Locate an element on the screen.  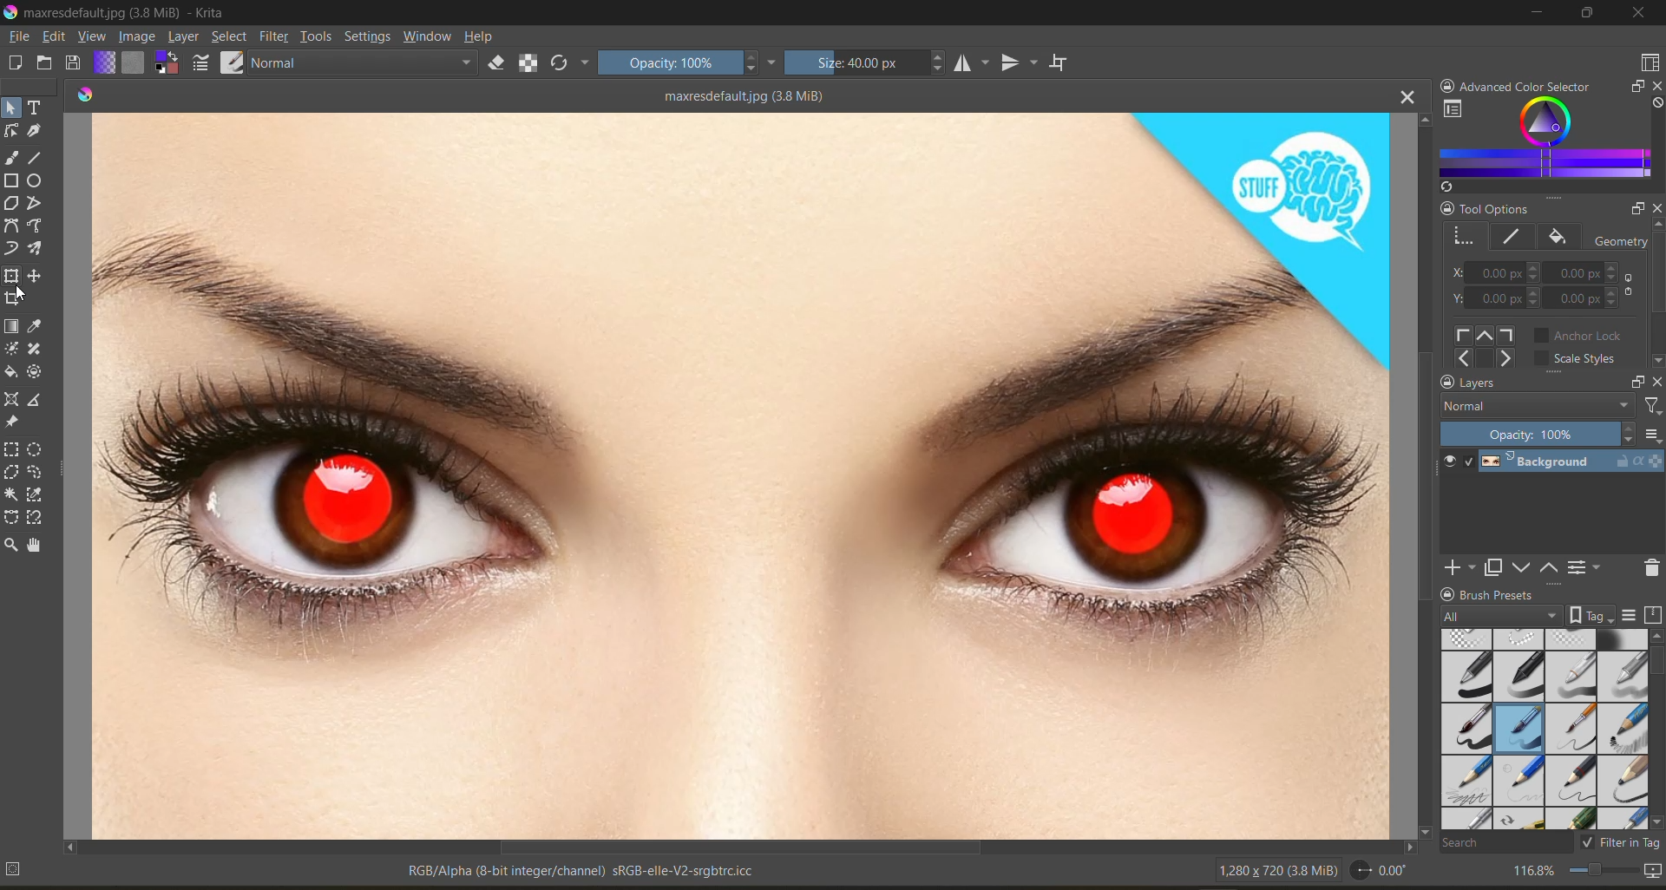
xy axis is located at coordinates (1591, 299).